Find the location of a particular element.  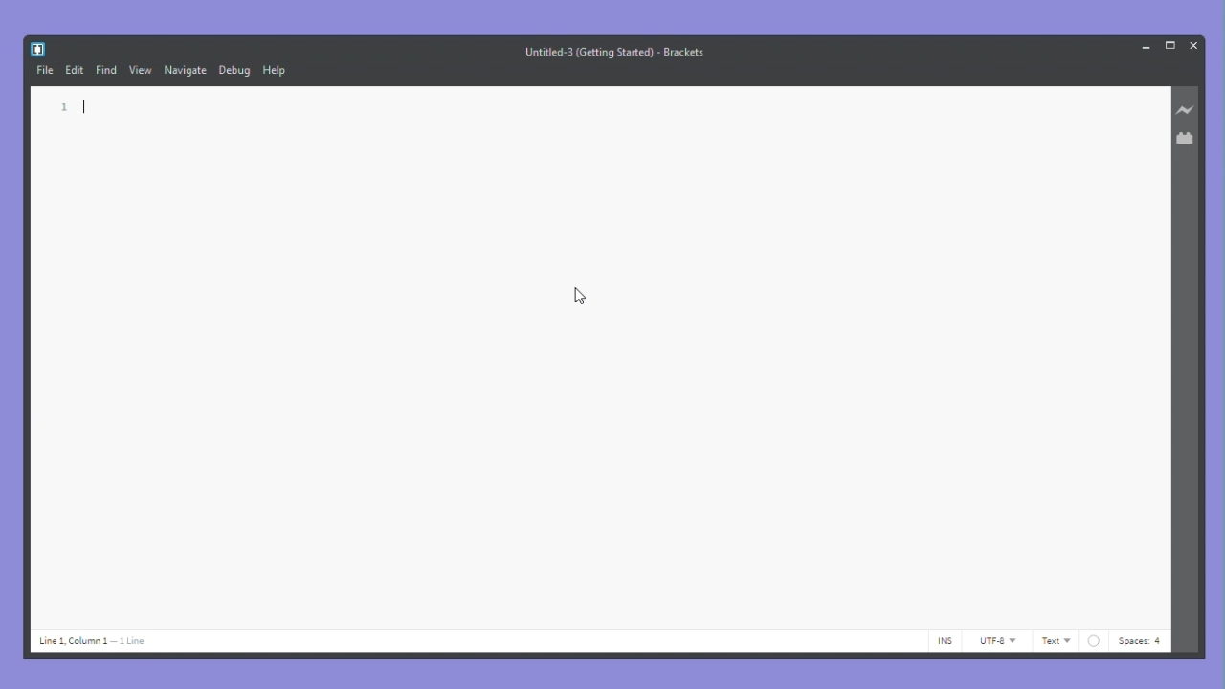

file is located at coordinates (43, 73).